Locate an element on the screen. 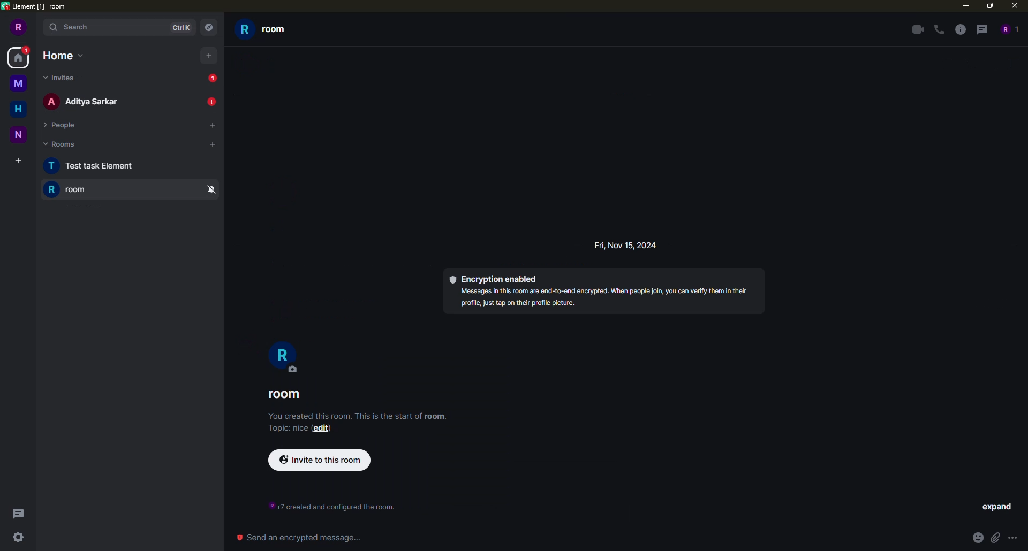 This screenshot has height=551, width=1028. info is located at coordinates (332, 505).